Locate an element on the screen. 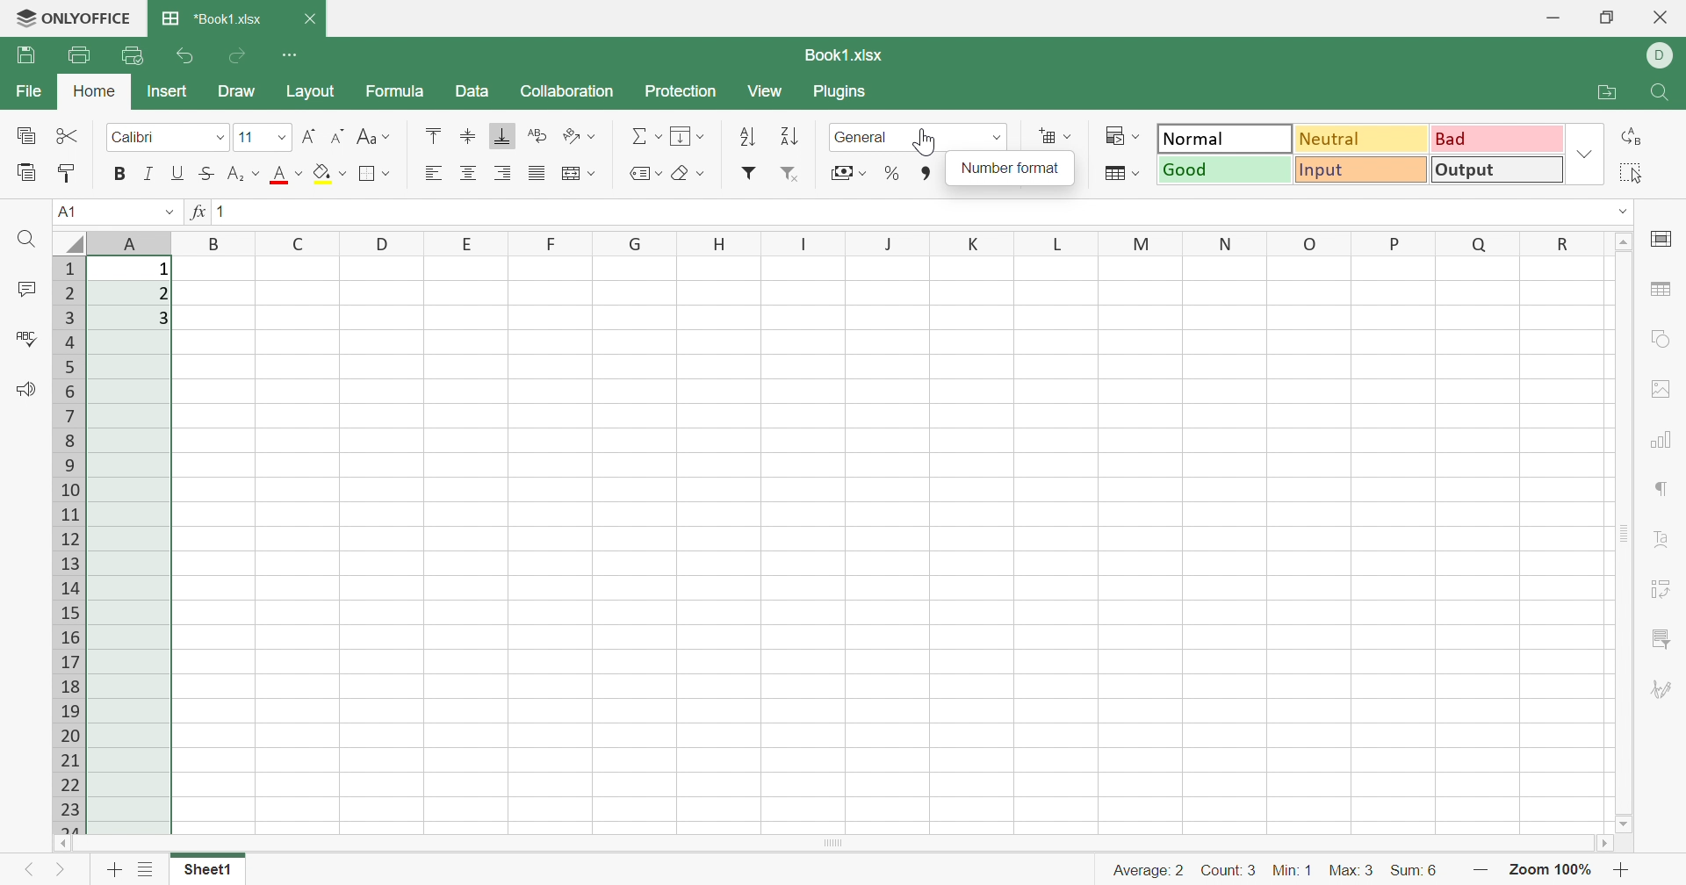  Formula is located at coordinates (393, 92).